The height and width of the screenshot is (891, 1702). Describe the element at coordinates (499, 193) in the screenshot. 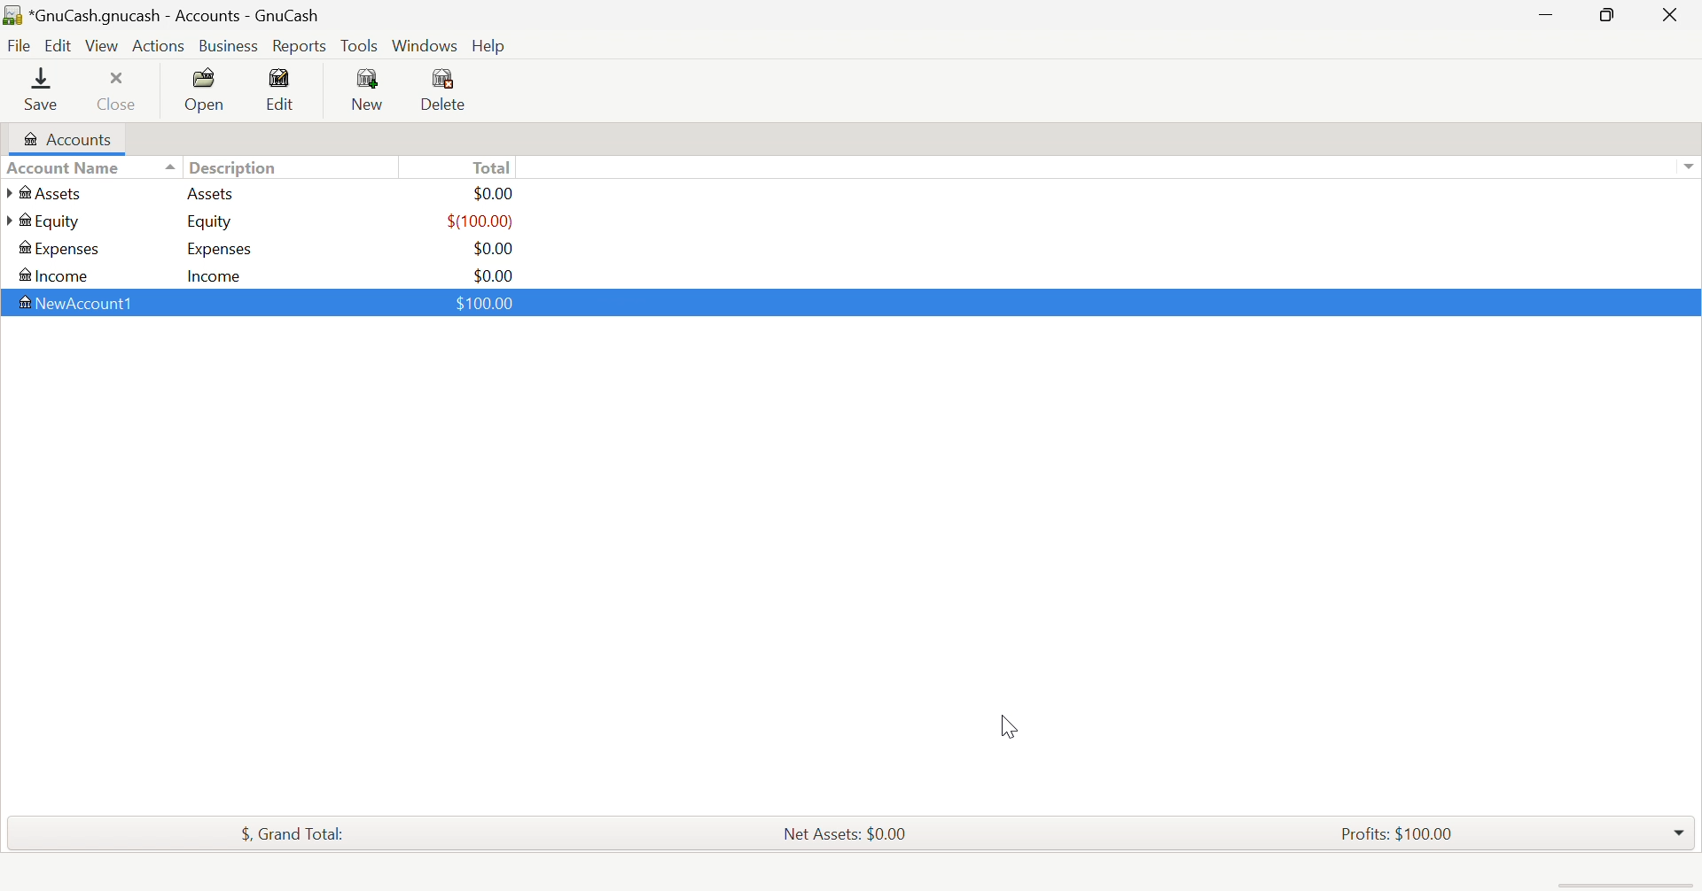

I see `$0.00` at that location.